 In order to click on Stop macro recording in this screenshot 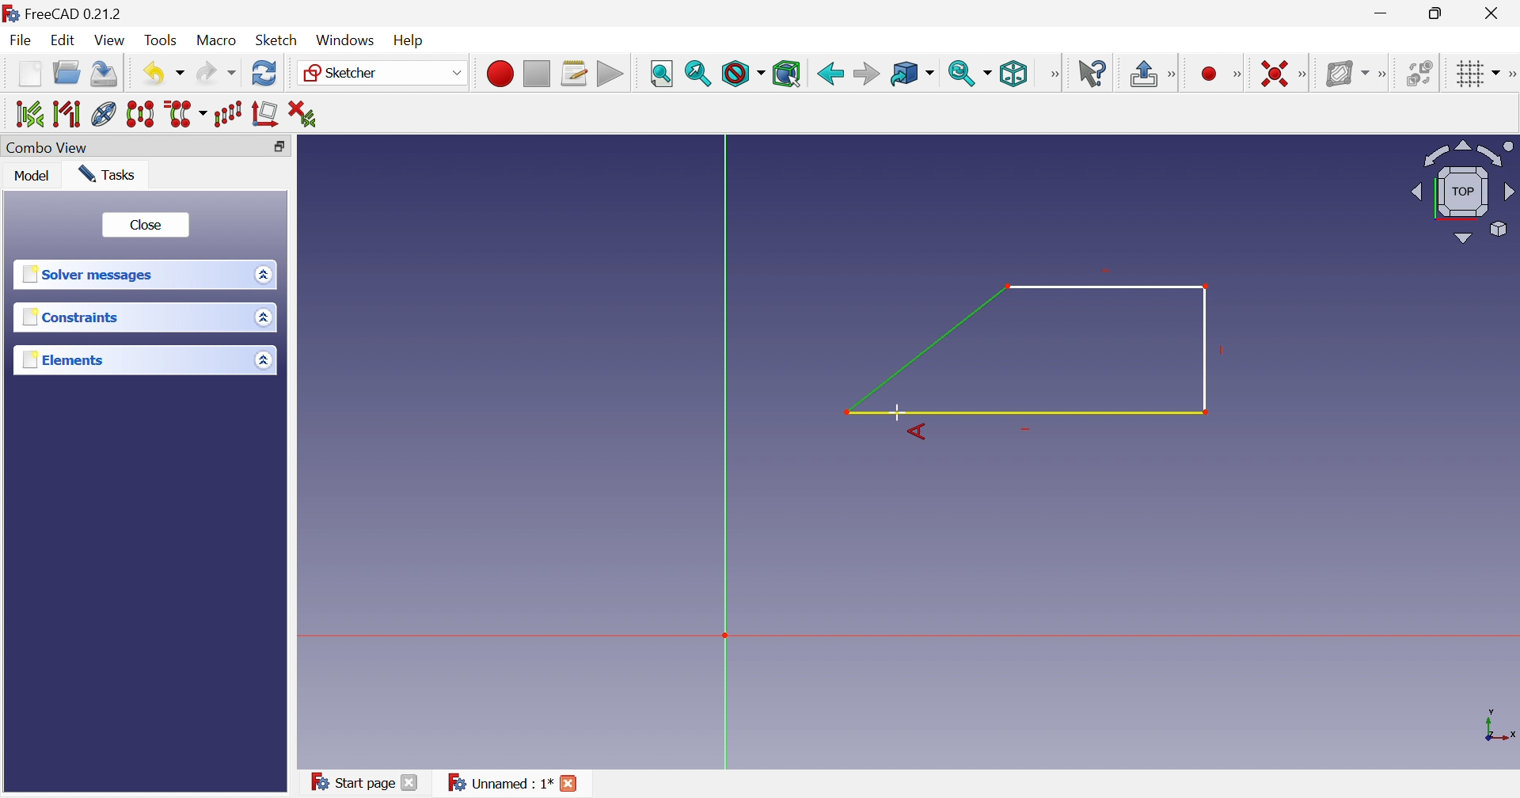, I will do `click(536, 72)`.